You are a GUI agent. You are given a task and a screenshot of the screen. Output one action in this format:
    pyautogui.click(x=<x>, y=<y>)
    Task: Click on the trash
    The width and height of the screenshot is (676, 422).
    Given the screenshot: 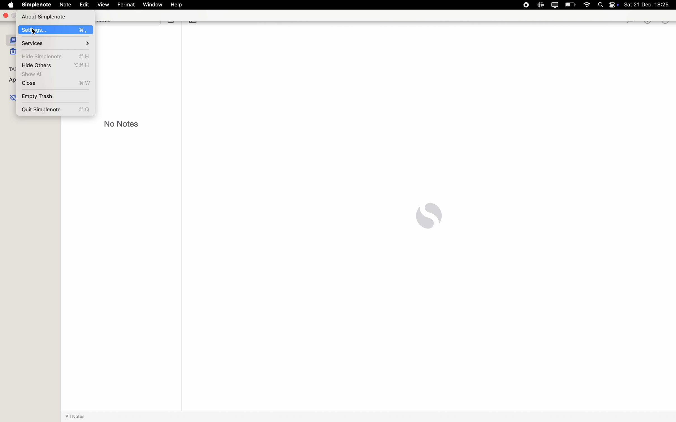 What is the action you would take?
    pyautogui.click(x=11, y=52)
    